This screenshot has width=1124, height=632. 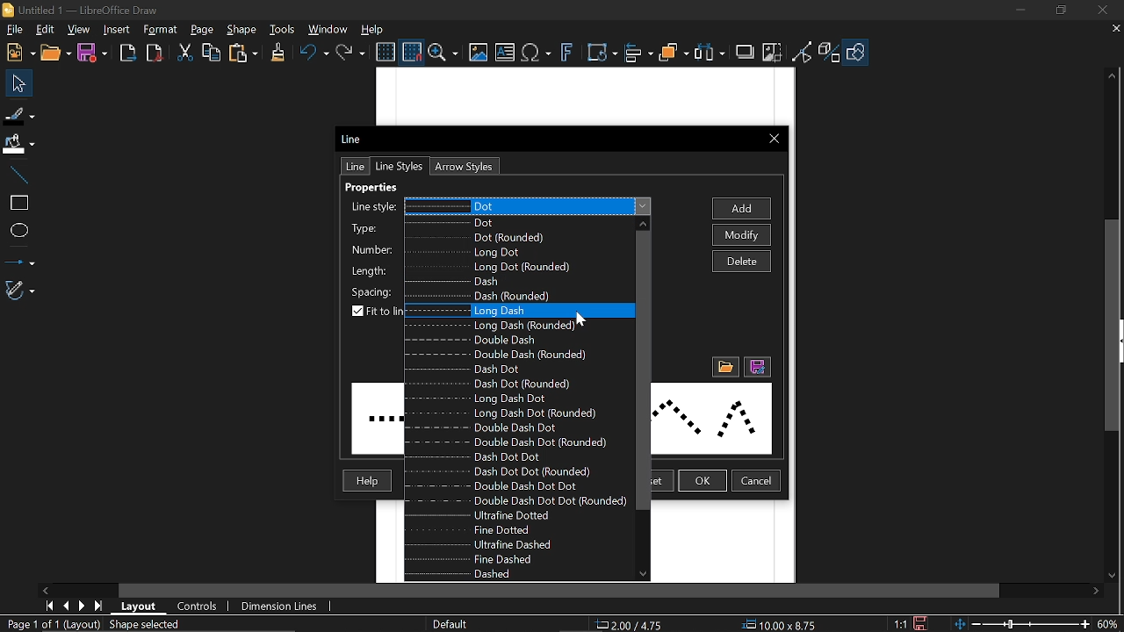 I want to click on Insert, so click(x=118, y=31).